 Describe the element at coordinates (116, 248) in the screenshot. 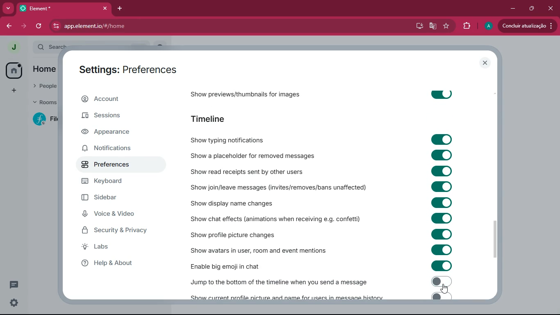

I see `labs` at that location.